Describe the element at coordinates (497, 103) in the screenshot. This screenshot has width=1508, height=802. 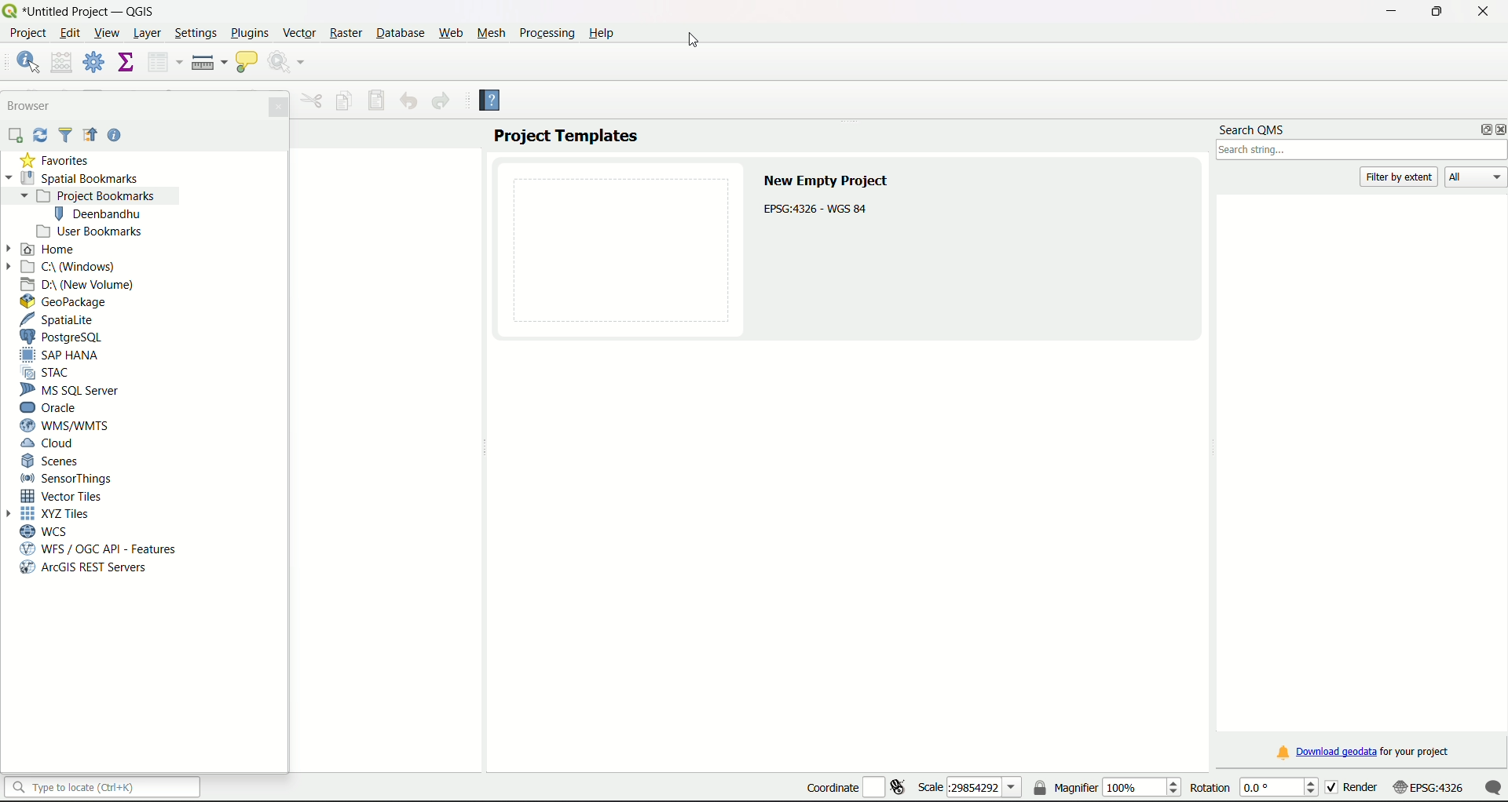
I see `Help` at that location.